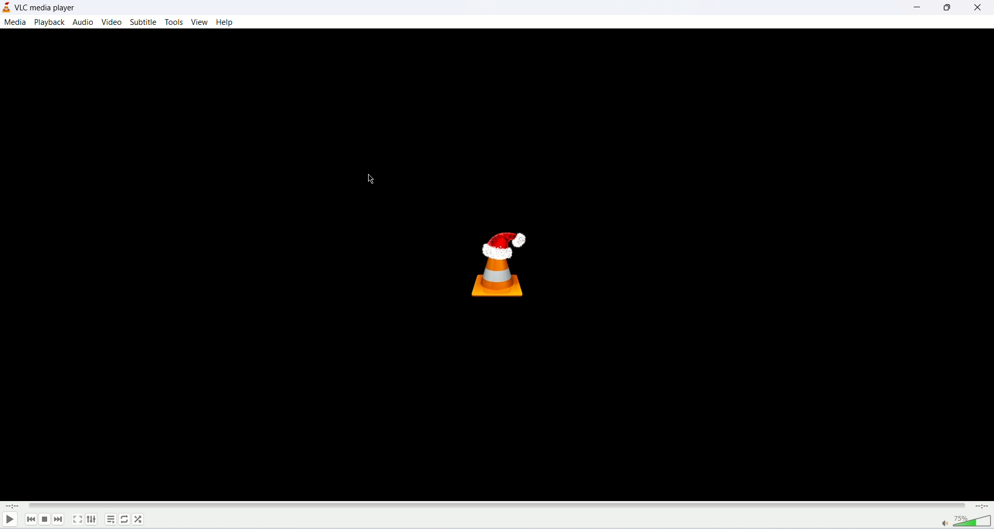  What do you see at coordinates (982, 507) in the screenshot?
I see `total time` at bounding box center [982, 507].